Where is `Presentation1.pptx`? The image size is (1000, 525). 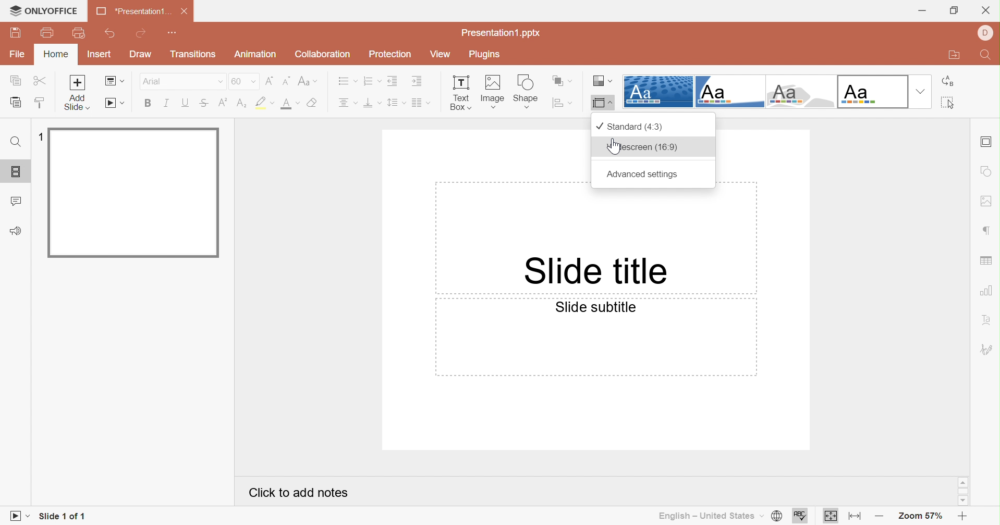 Presentation1.pptx is located at coordinates (499, 32).